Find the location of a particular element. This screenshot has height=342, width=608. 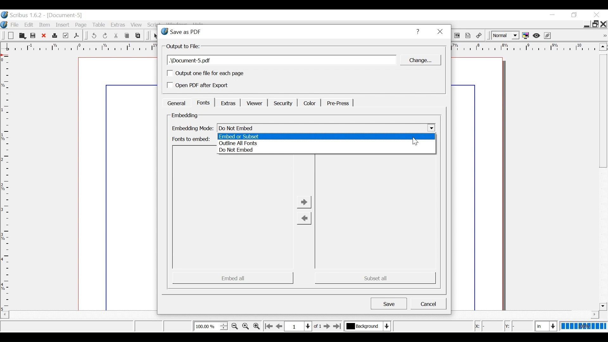

Output of file is located at coordinates (184, 47).